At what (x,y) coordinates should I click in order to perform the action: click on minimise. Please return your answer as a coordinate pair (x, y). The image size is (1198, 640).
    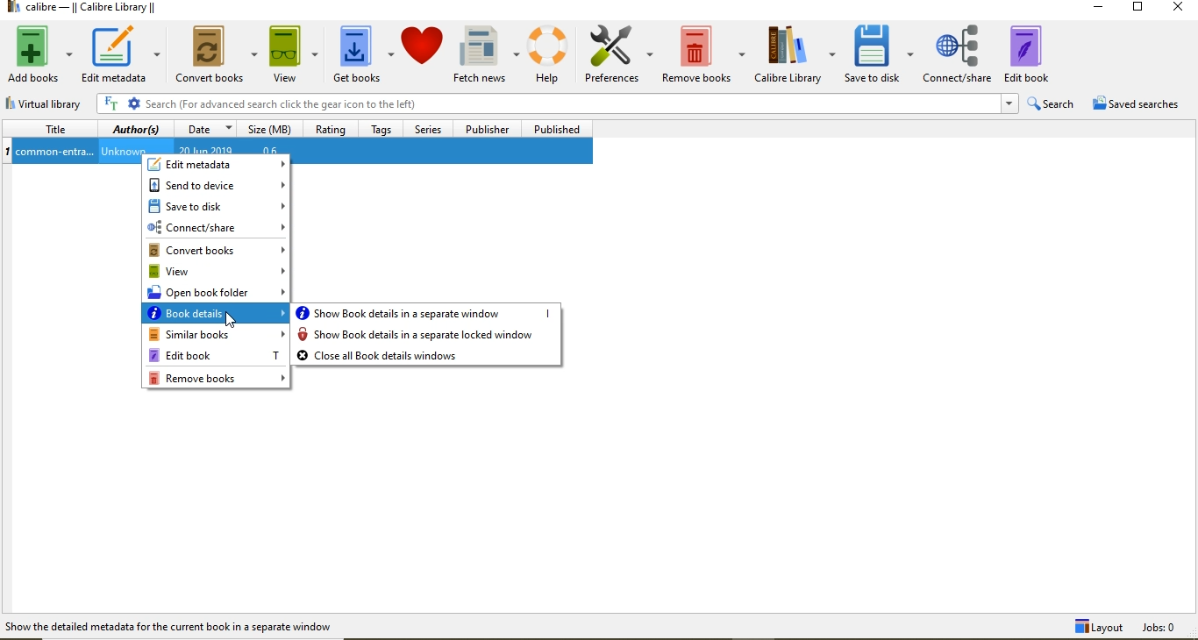
    Looking at the image, I should click on (1103, 10).